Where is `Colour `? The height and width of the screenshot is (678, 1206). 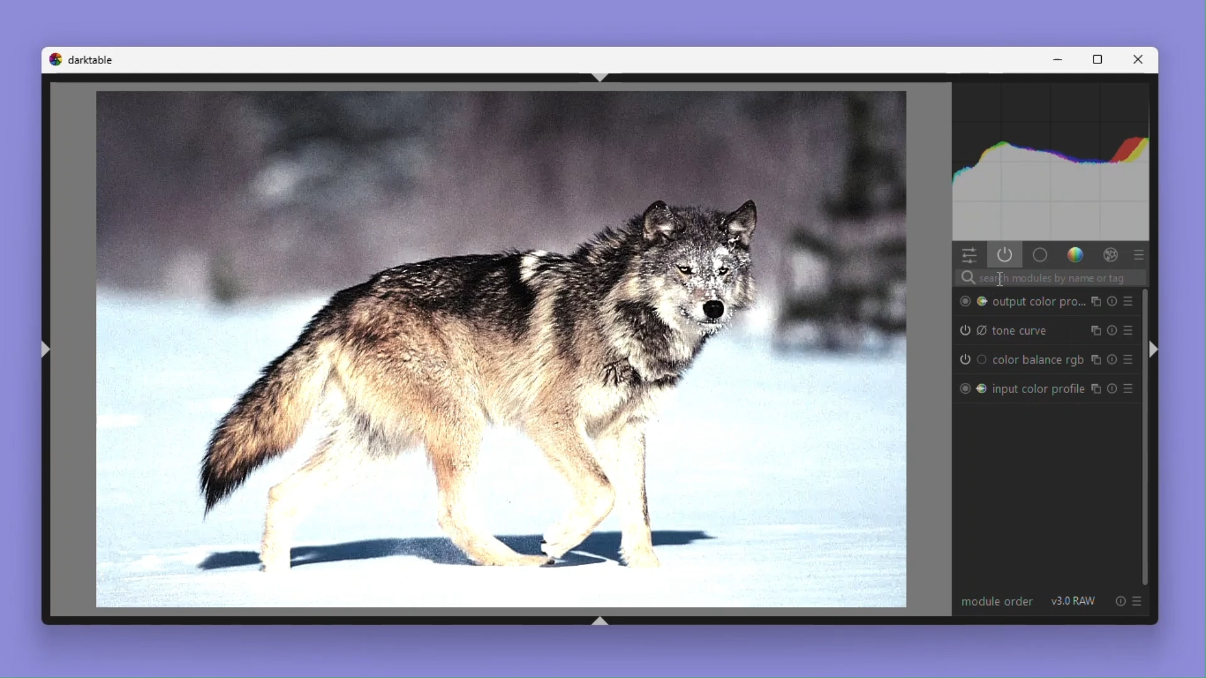 Colour  is located at coordinates (1077, 256).